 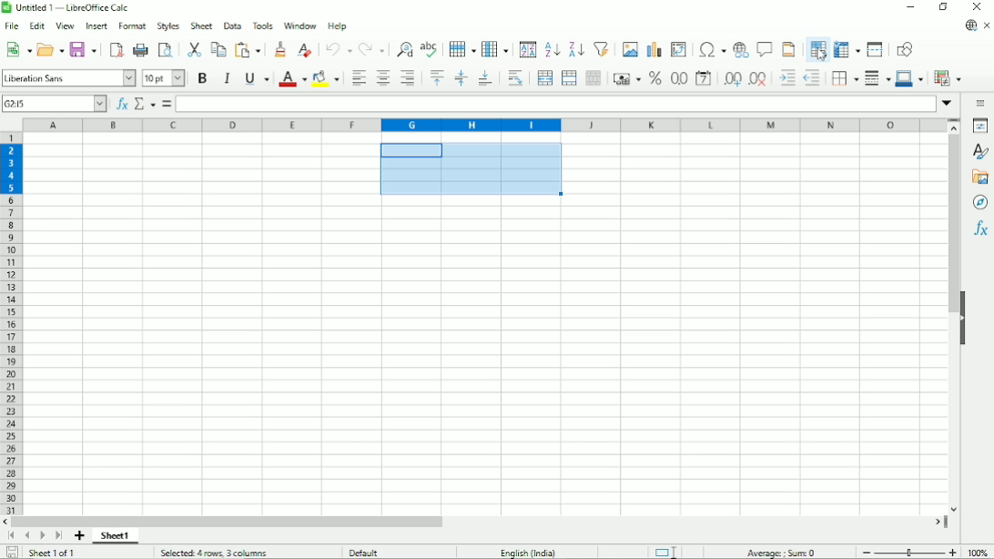 I want to click on Styles, so click(x=167, y=25).